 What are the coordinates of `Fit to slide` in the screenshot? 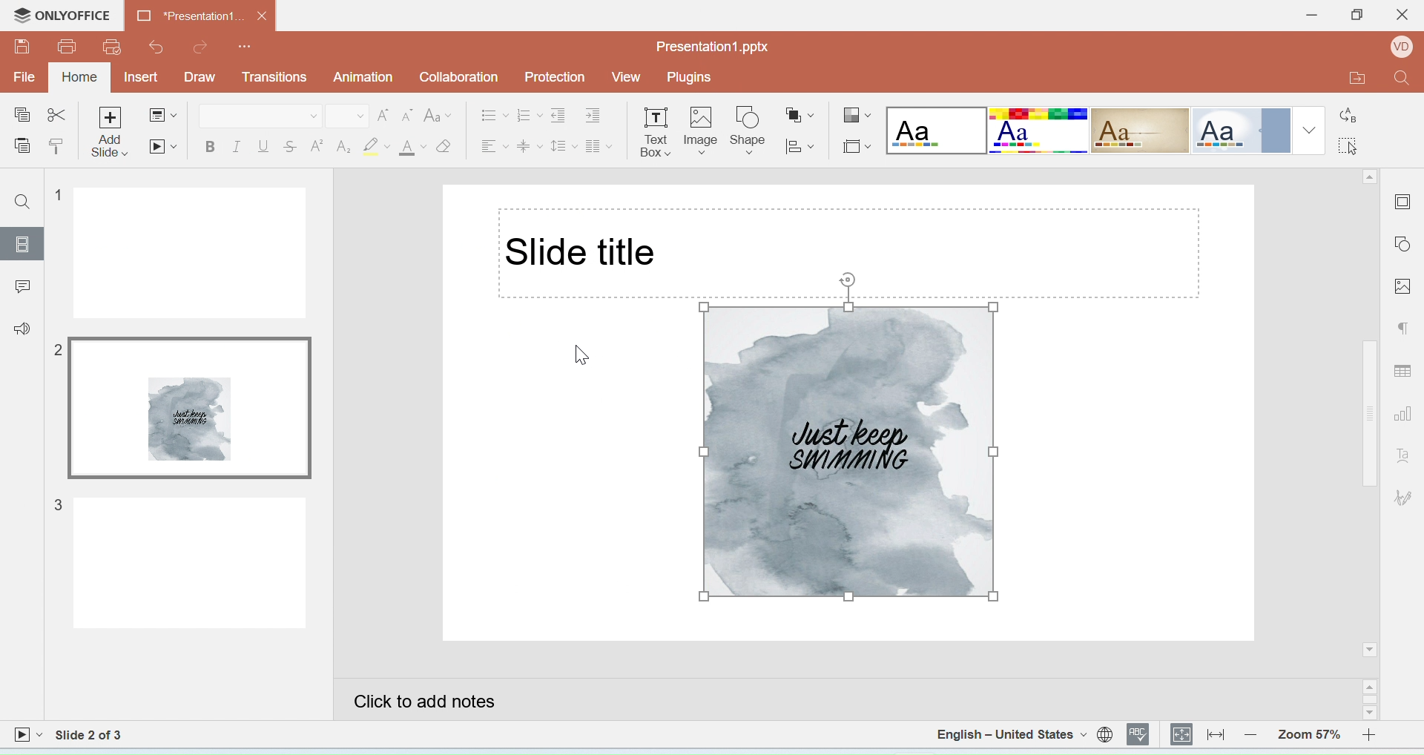 It's located at (1182, 735).